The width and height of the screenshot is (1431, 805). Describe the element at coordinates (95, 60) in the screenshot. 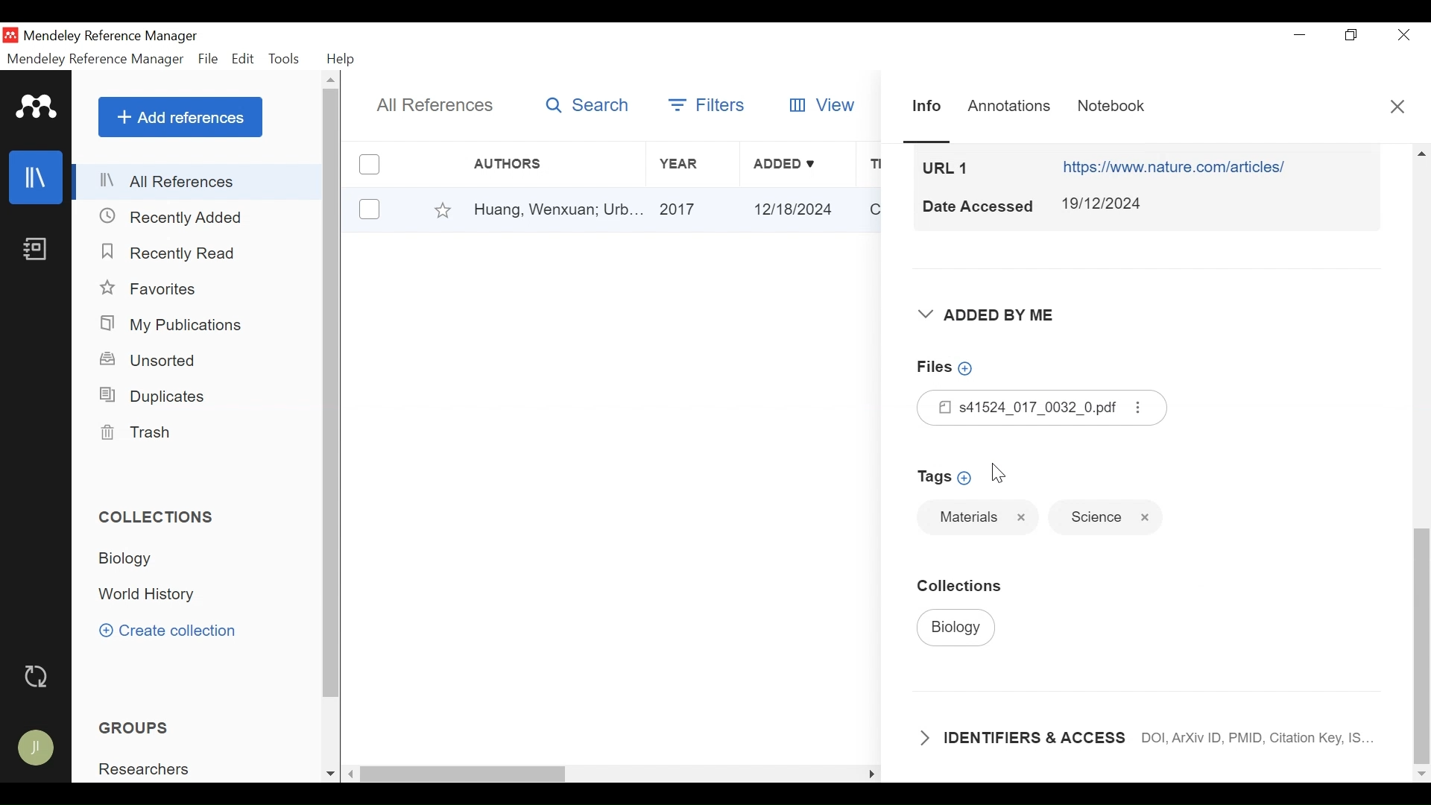

I see `Mendeley Reference Manager` at that location.